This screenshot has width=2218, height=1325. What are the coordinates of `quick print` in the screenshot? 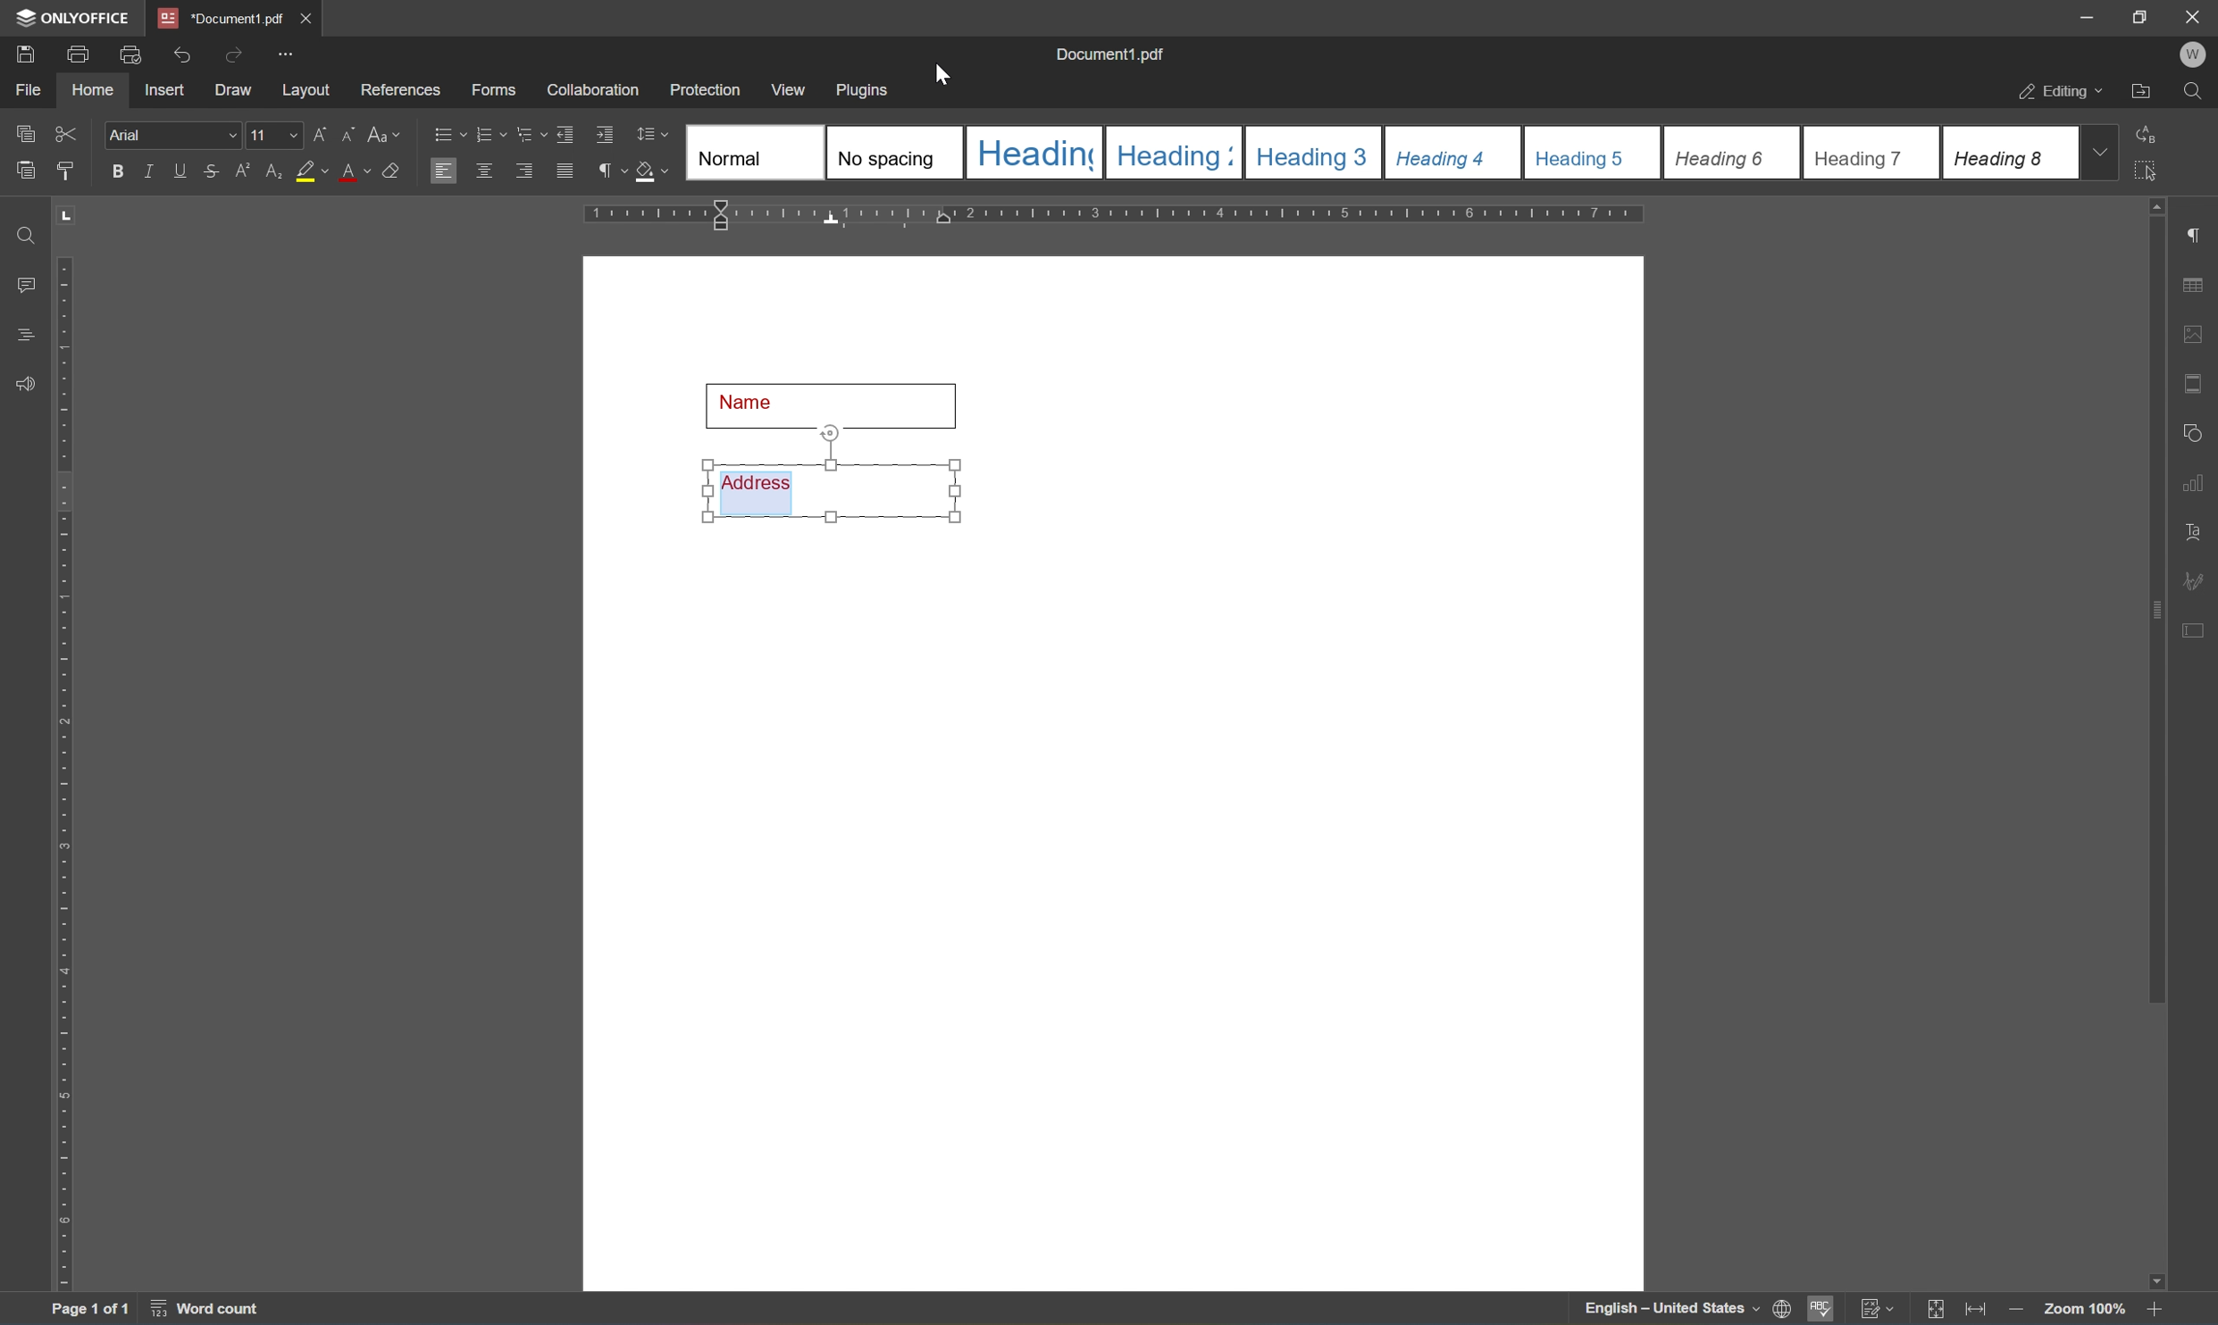 It's located at (126, 53).